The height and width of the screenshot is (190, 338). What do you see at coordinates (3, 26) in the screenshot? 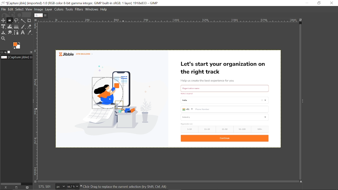
I see `Unified transform tool` at bounding box center [3, 26].